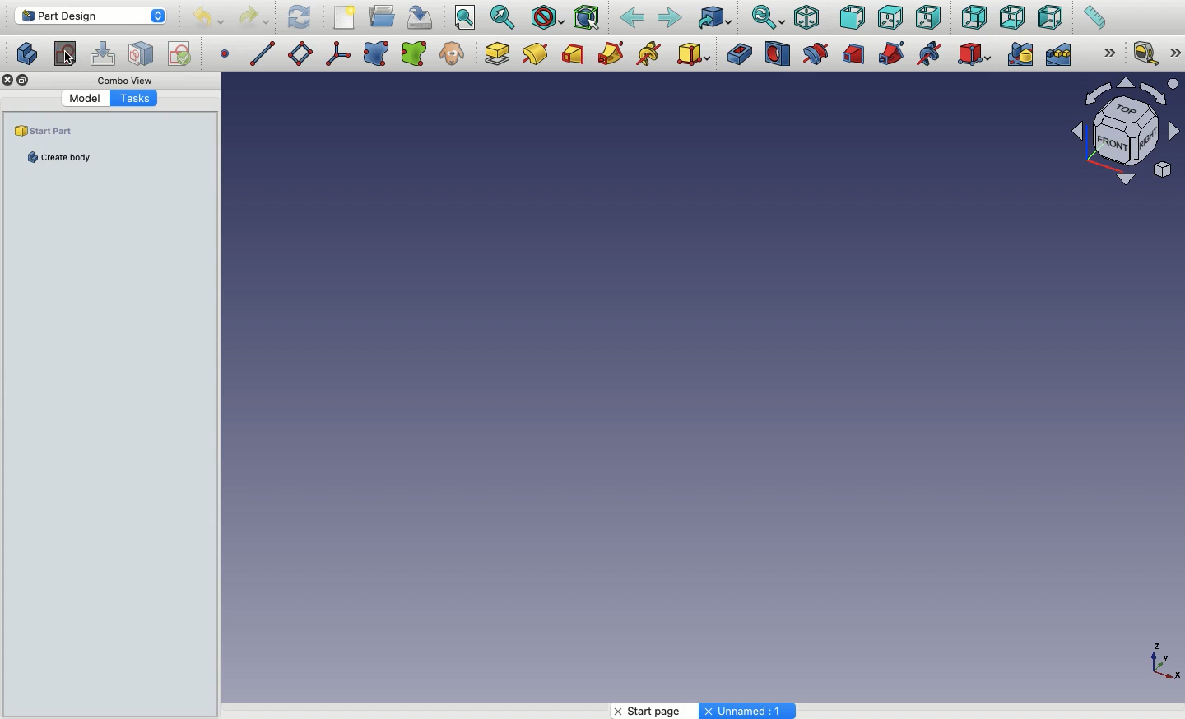 The width and height of the screenshot is (1185, 719). What do you see at coordinates (1112, 53) in the screenshot?
I see `Expand` at bounding box center [1112, 53].